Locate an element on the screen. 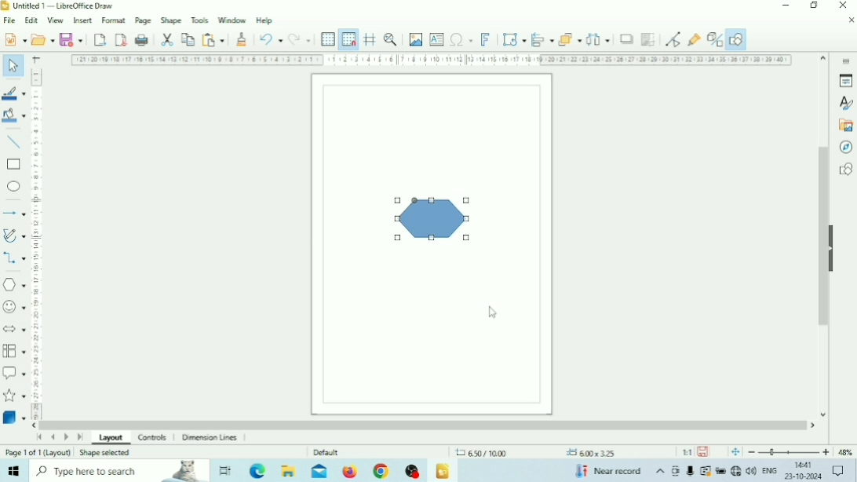 The image size is (857, 482). Undo is located at coordinates (271, 39).